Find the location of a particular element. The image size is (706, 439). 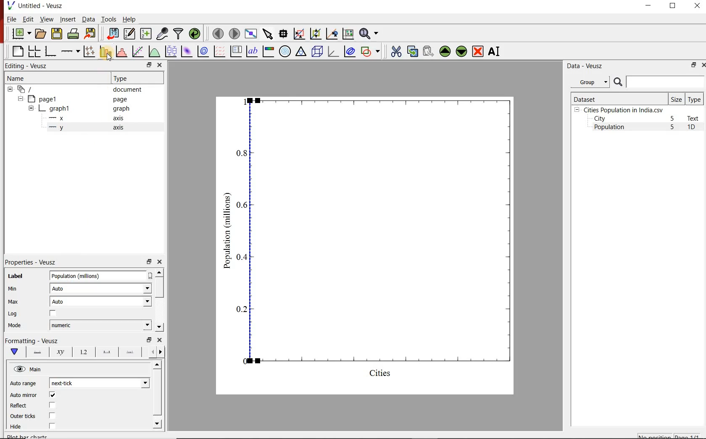

numeric is located at coordinates (100, 325).